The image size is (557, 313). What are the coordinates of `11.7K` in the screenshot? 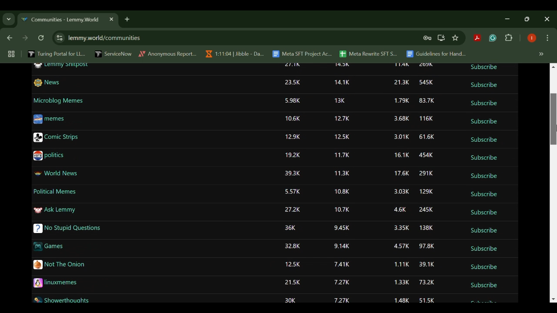 It's located at (341, 155).